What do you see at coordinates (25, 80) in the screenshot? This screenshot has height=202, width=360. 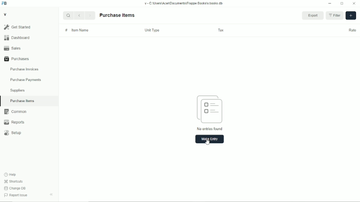 I see `purchase payments` at bounding box center [25, 80].